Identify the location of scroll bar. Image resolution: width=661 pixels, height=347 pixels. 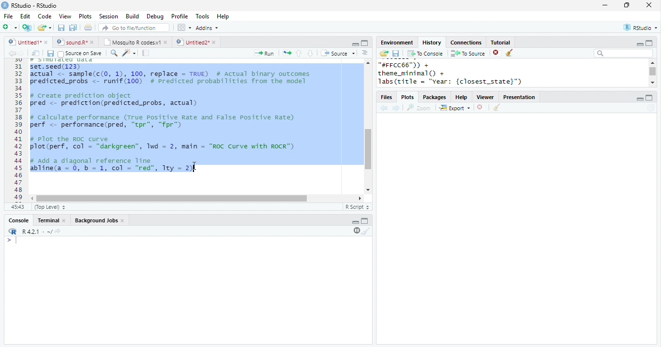
(172, 199).